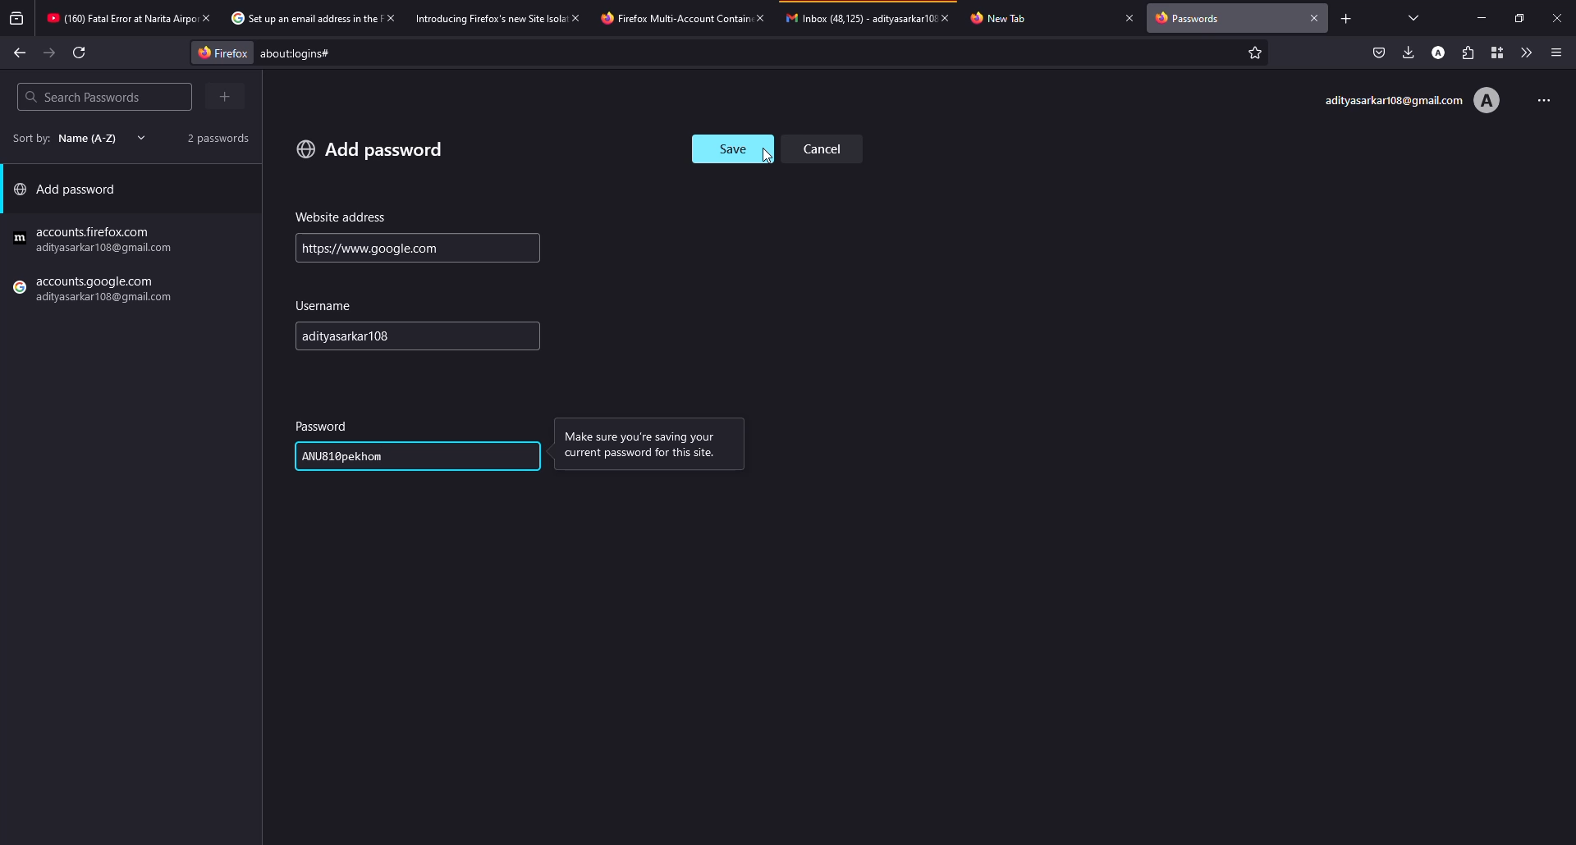 The height and width of the screenshot is (845, 1576). What do you see at coordinates (96, 240) in the screenshot?
I see `google` at bounding box center [96, 240].